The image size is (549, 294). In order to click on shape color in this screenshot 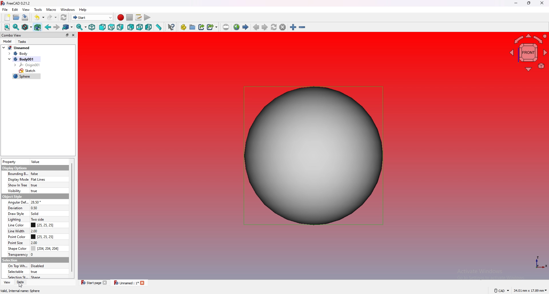, I will do `click(35, 248)`.